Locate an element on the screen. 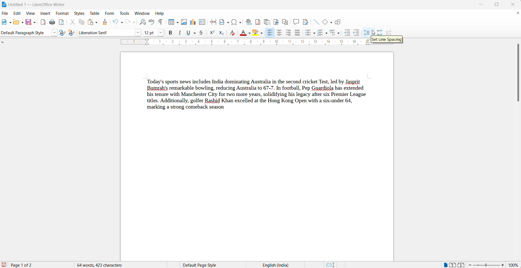 The image size is (521, 268). maximize is located at coordinates (498, 5).